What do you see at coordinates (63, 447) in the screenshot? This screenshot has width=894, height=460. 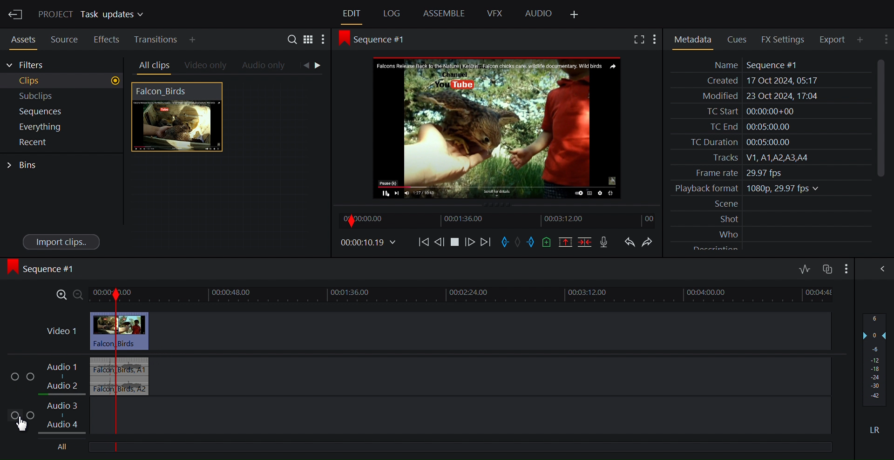 I see `All` at bounding box center [63, 447].